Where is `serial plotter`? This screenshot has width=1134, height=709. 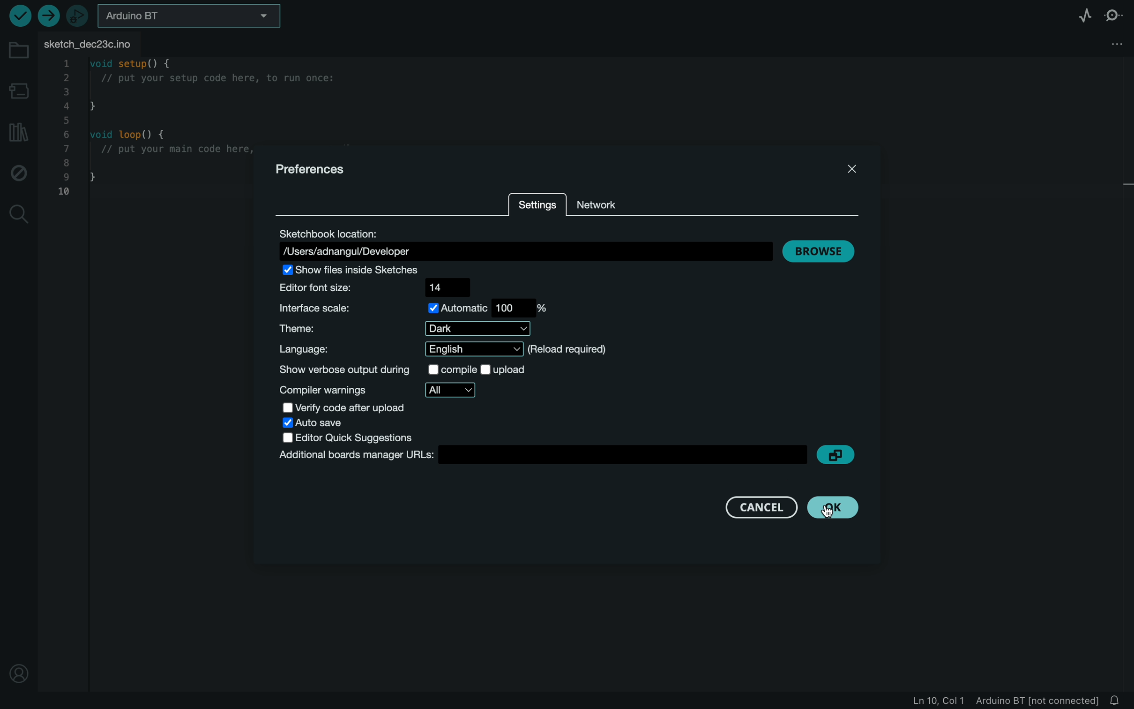 serial plotter is located at coordinates (1080, 13).